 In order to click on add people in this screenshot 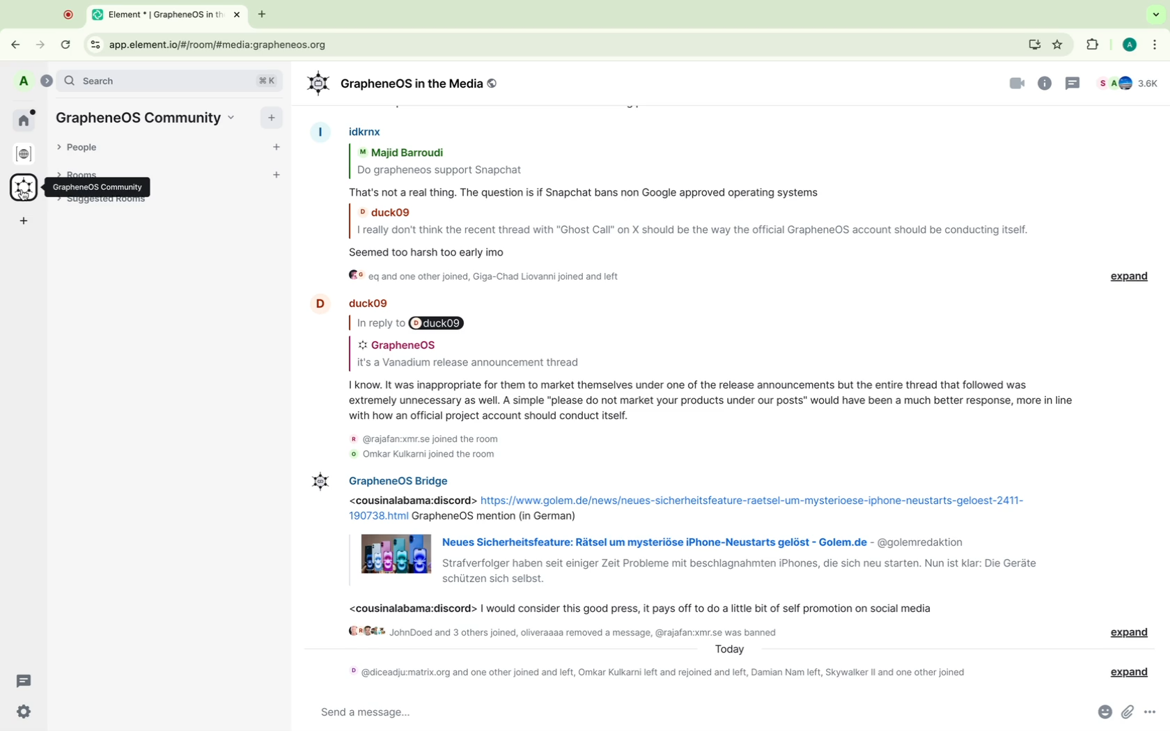, I will do `click(276, 148)`.